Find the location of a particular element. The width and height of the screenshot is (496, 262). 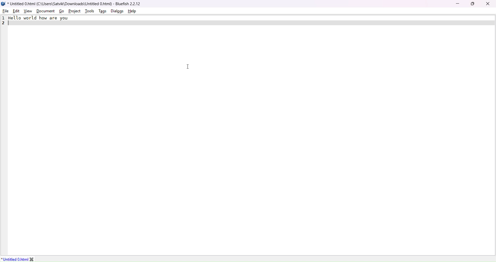

view is located at coordinates (28, 11).